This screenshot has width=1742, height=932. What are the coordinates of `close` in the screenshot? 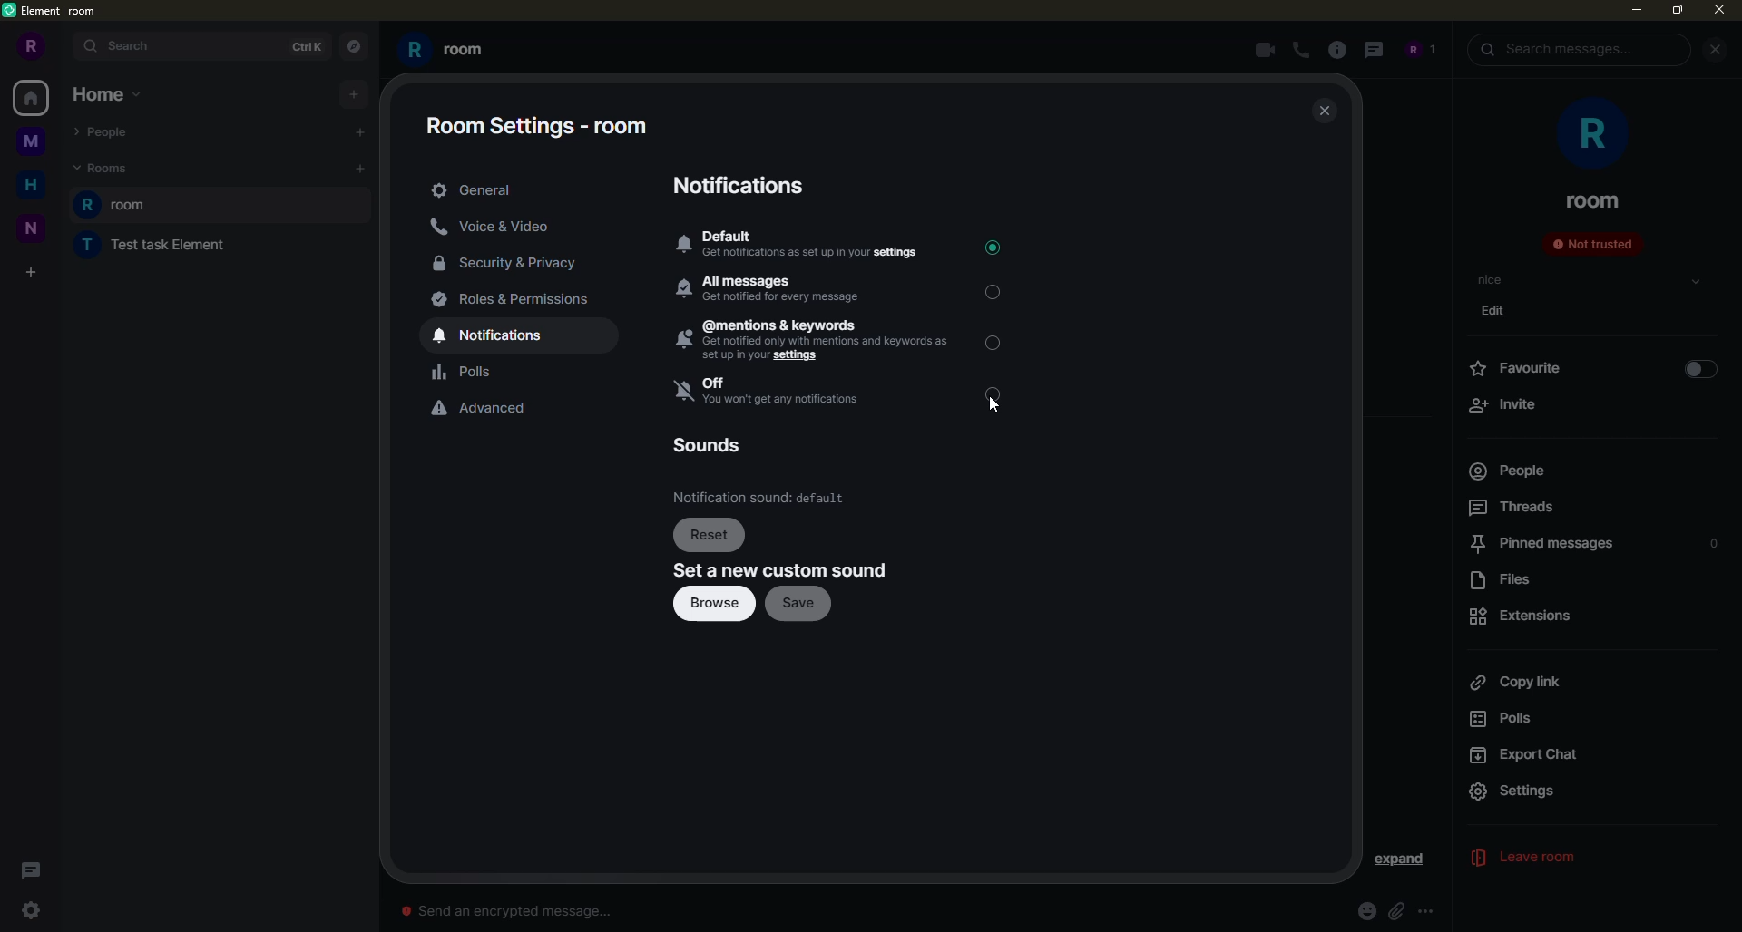 It's located at (1326, 112).